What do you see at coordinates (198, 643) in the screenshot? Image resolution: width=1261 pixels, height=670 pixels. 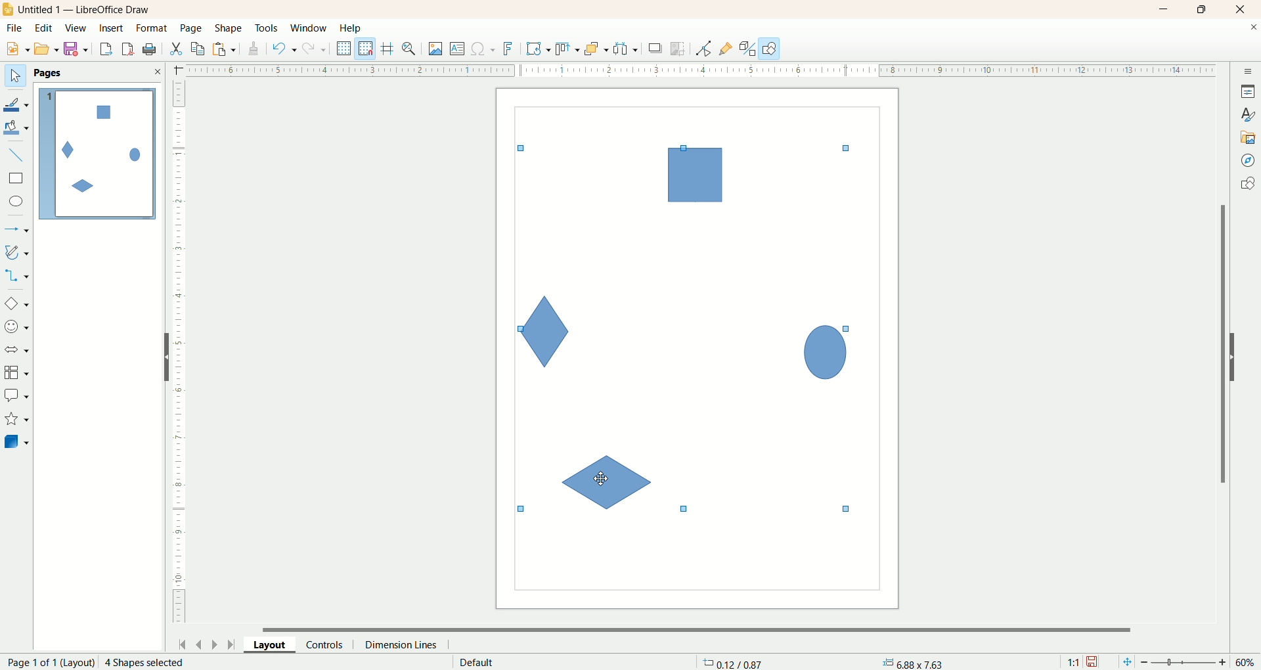 I see `previous page` at bounding box center [198, 643].